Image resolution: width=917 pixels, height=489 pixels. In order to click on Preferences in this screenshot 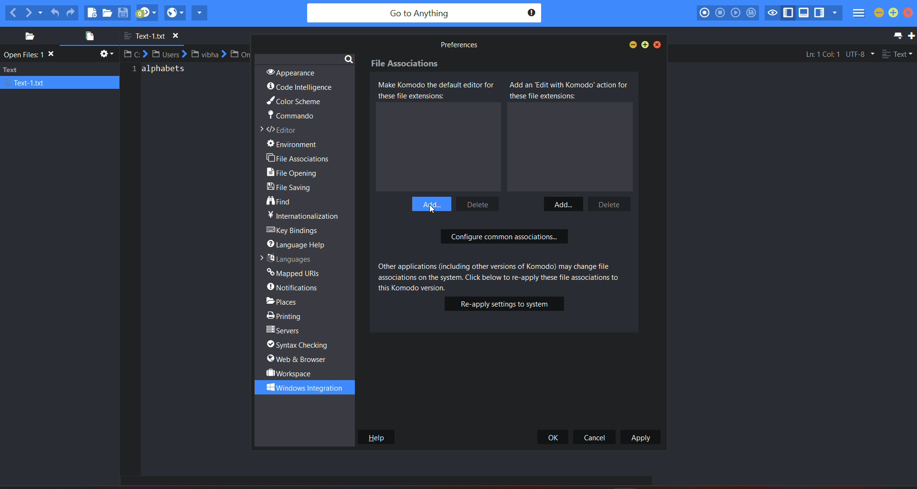, I will do `click(458, 45)`.